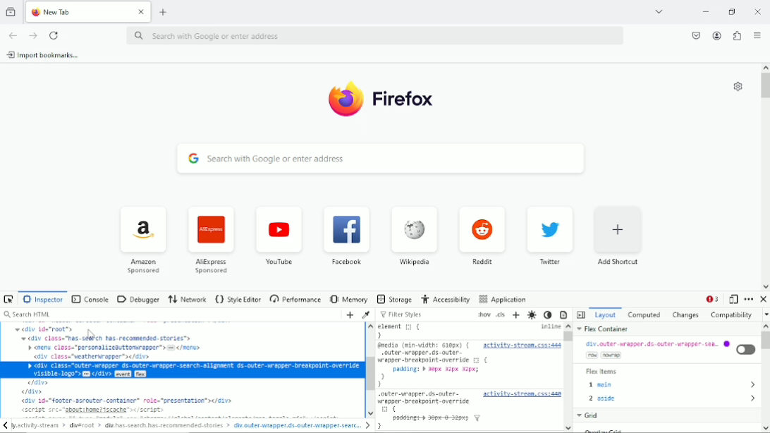 The width and height of the screenshot is (770, 433). Describe the element at coordinates (91, 410) in the screenshot. I see `<script src =  "about:home?iscache"></script>` at that location.